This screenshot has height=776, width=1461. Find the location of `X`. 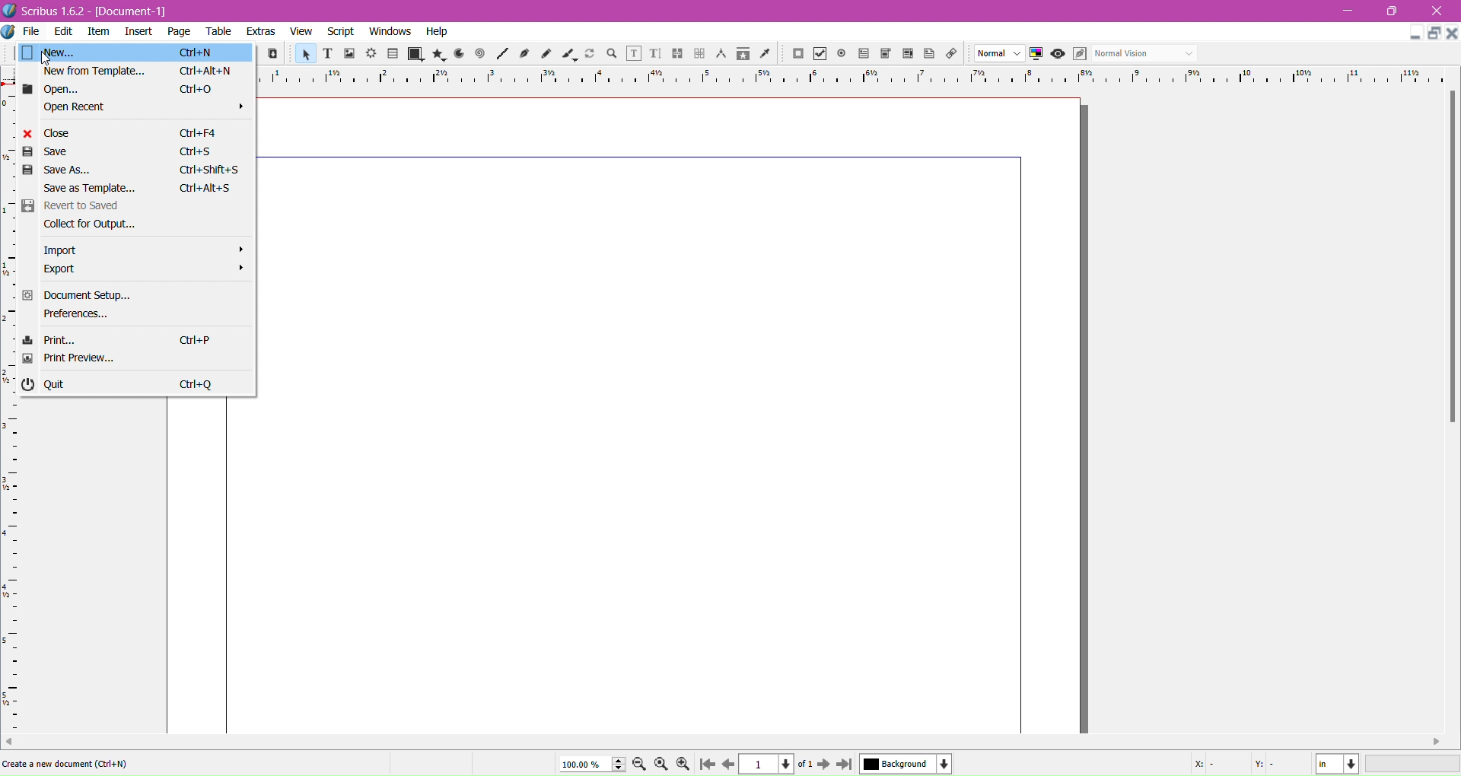

X is located at coordinates (1205, 766).